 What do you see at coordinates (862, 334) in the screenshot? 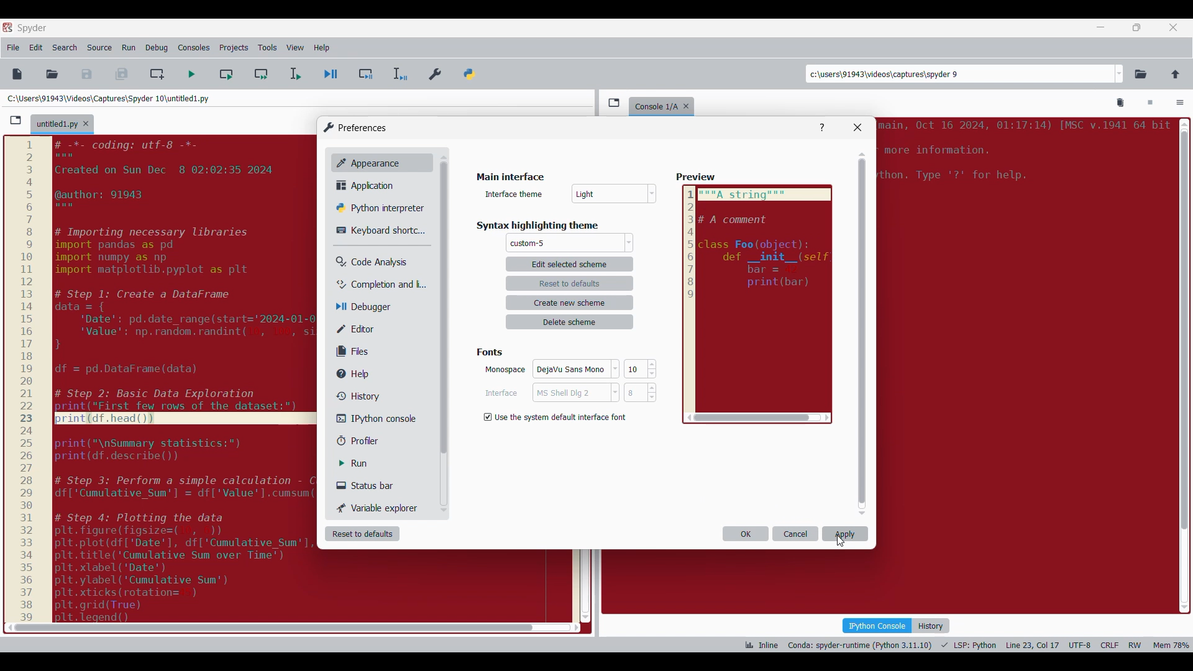
I see `Vertical slide bar` at bounding box center [862, 334].